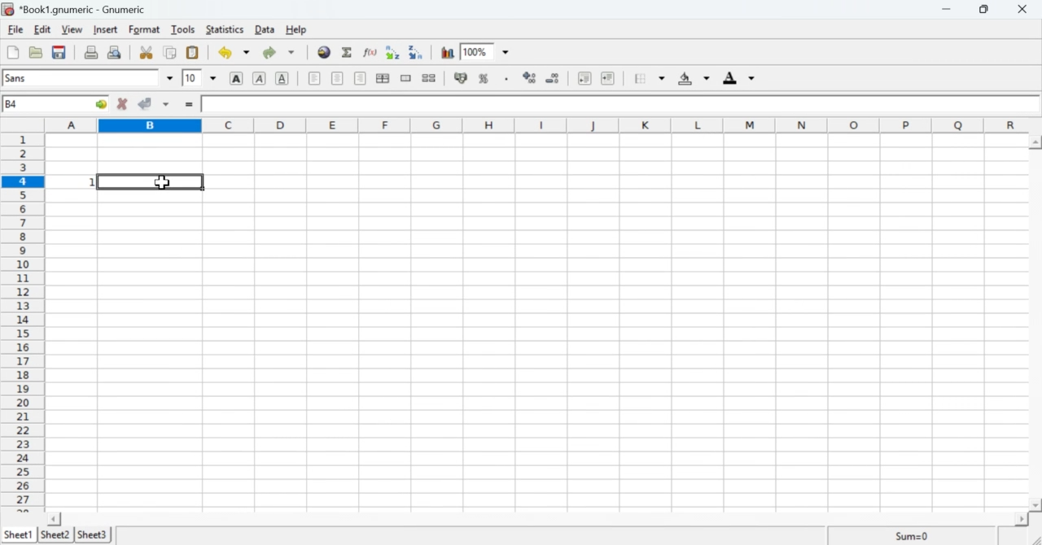 The width and height of the screenshot is (1042, 545). I want to click on Sheet 1, so click(20, 534).